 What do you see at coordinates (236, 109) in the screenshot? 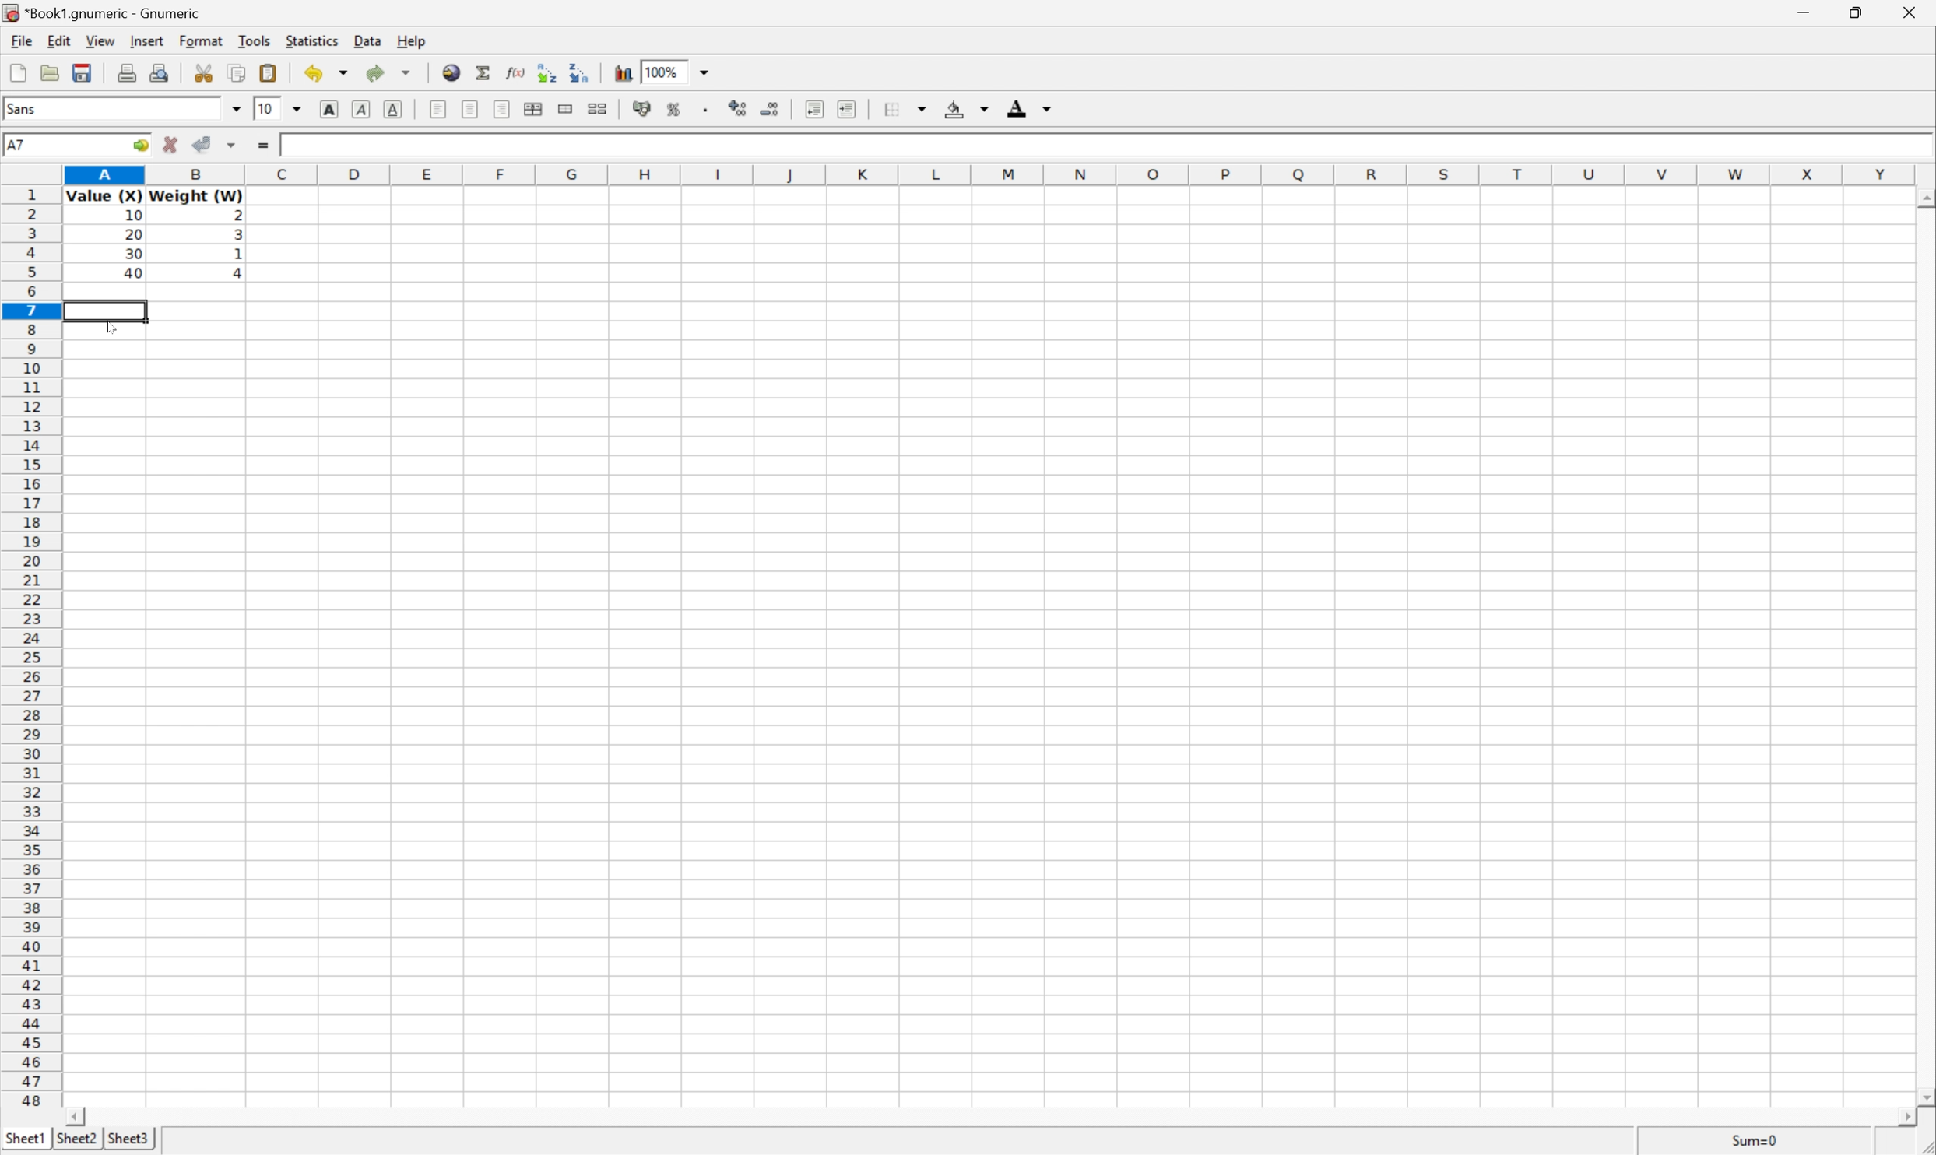
I see `Drop Down` at bounding box center [236, 109].